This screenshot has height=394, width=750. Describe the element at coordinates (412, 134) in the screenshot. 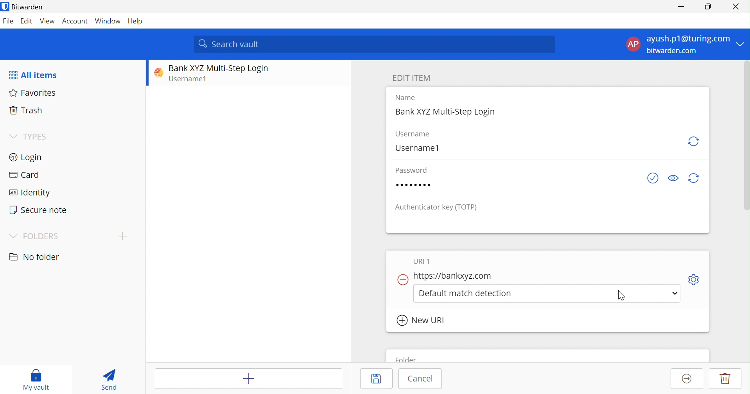

I see `Username` at that location.